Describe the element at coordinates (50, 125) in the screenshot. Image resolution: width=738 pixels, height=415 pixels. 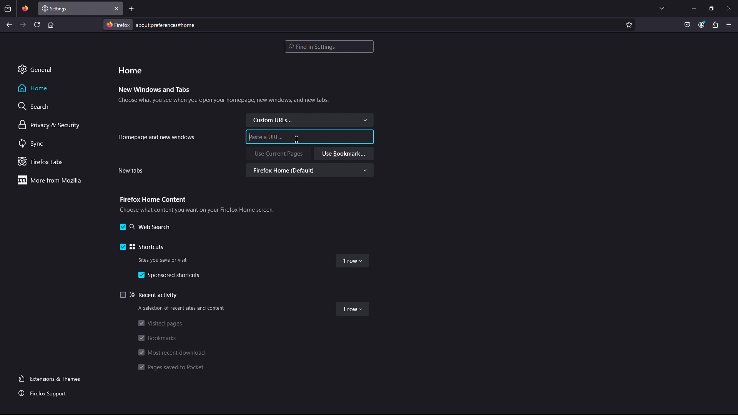
I see `Privacy & Security` at that location.